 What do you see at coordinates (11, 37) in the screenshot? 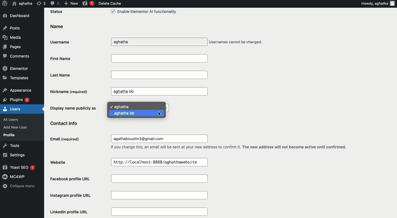
I see `Media` at bounding box center [11, 37].